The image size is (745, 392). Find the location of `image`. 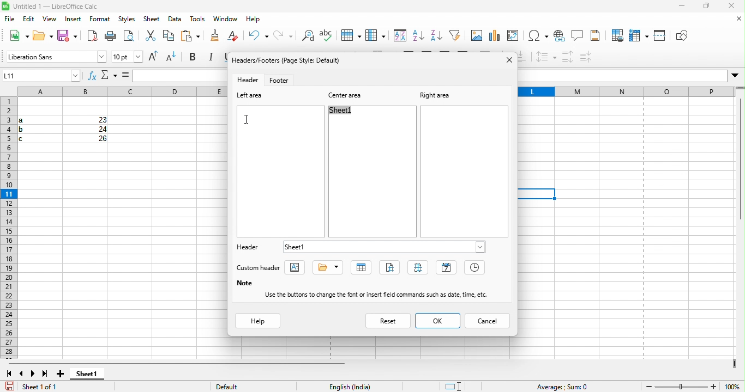

image is located at coordinates (455, 36).